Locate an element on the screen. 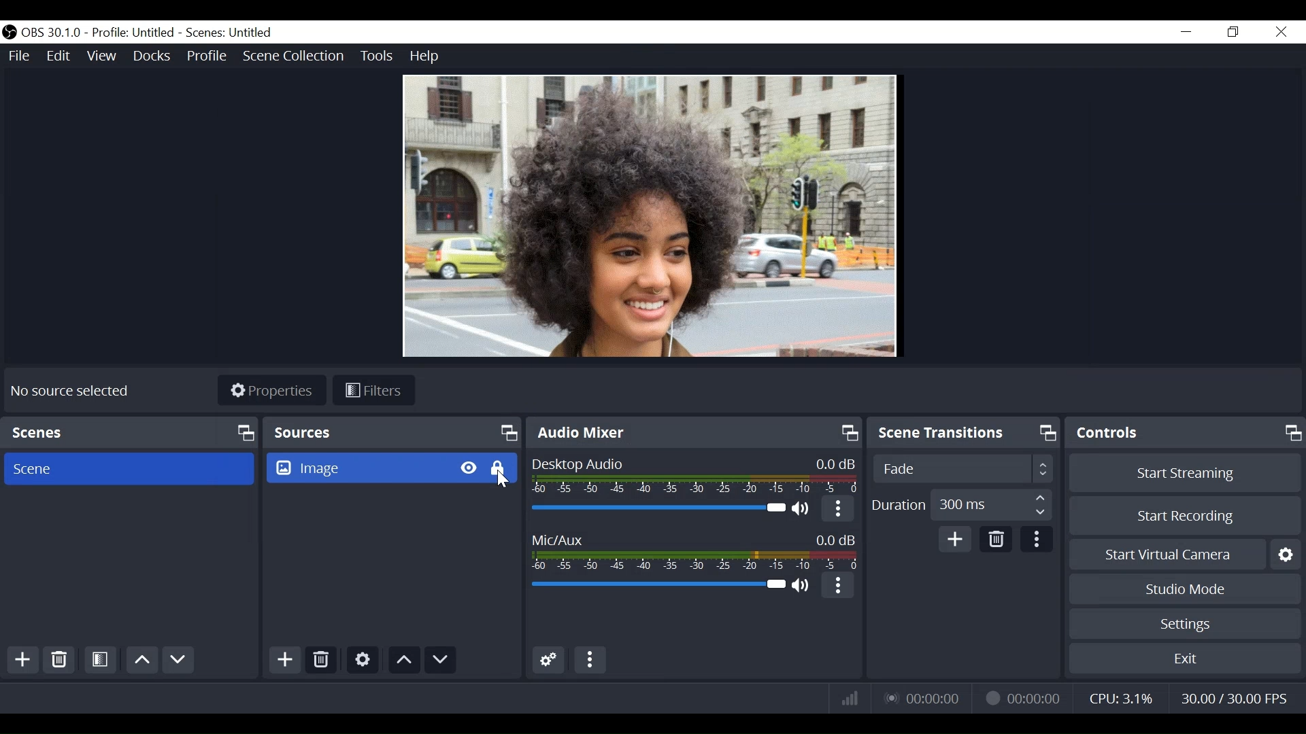 Image resolution: width=1306 pixels, height=734 pixels. Settings is located at coordinates (1182, 625).